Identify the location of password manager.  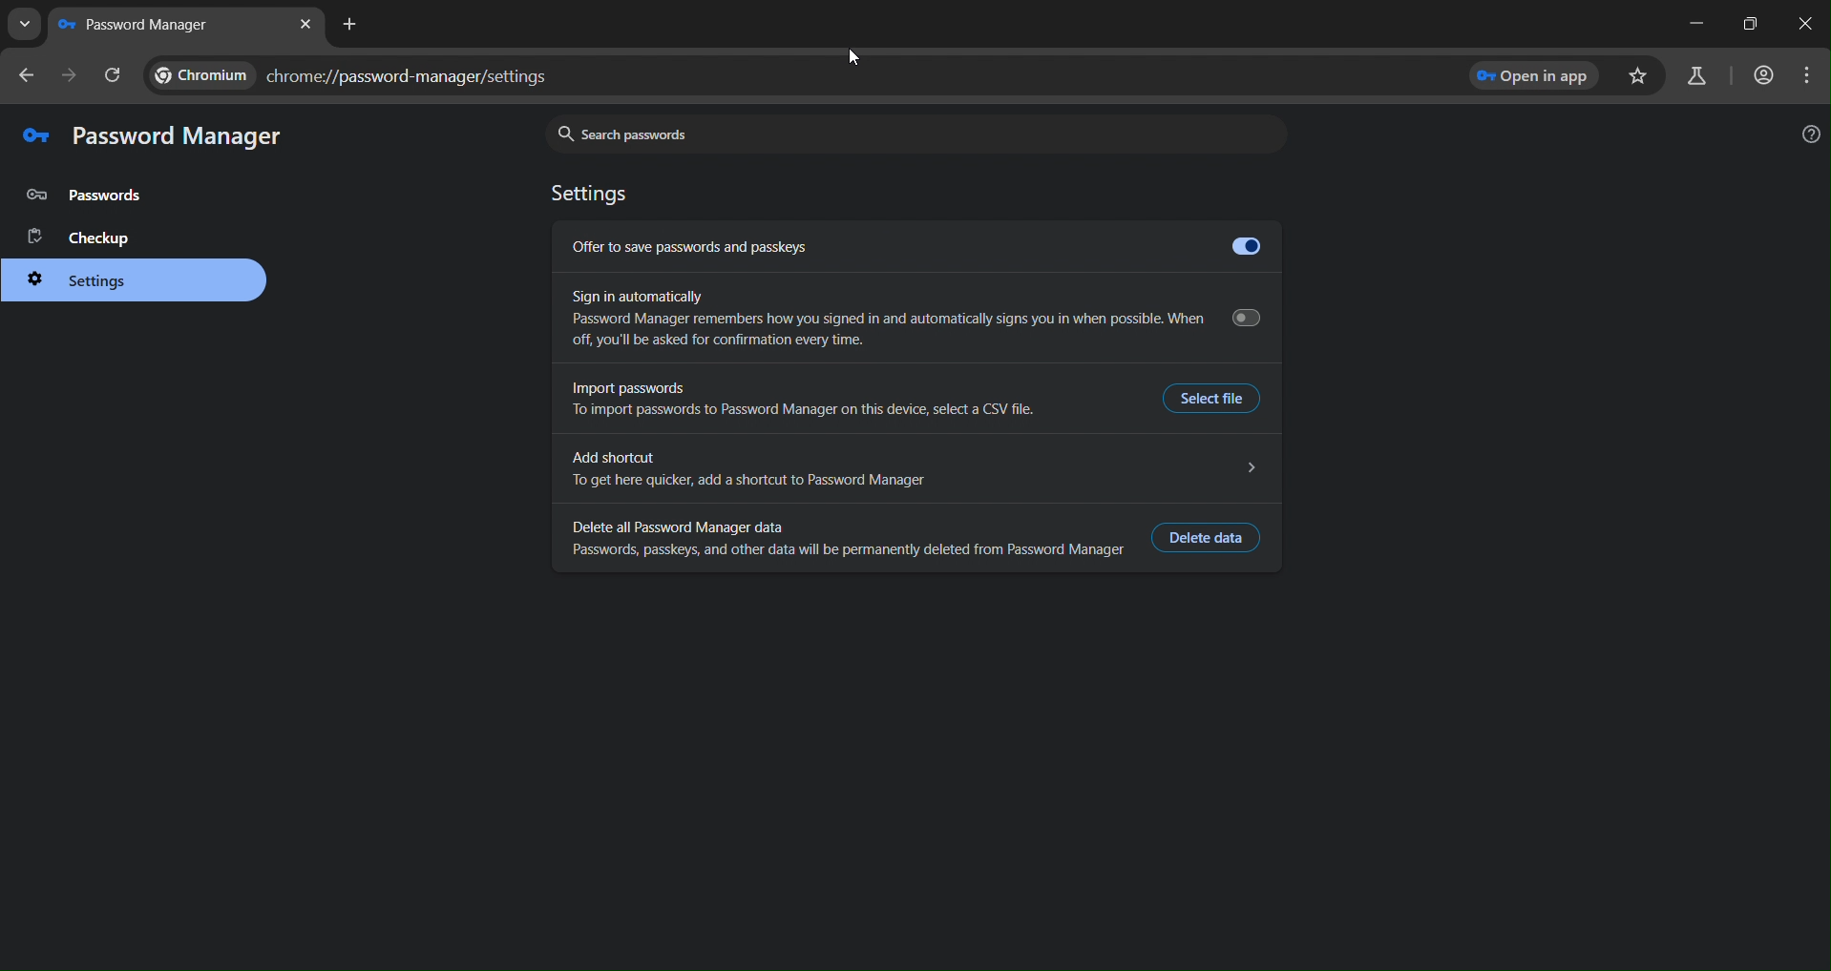
(141, 25).